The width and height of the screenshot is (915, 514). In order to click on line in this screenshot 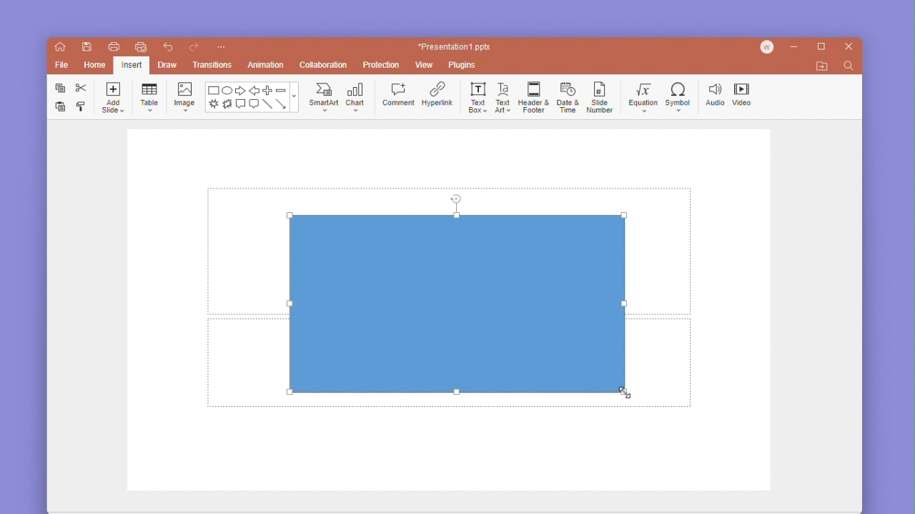, I will do `click(267, 105)`.